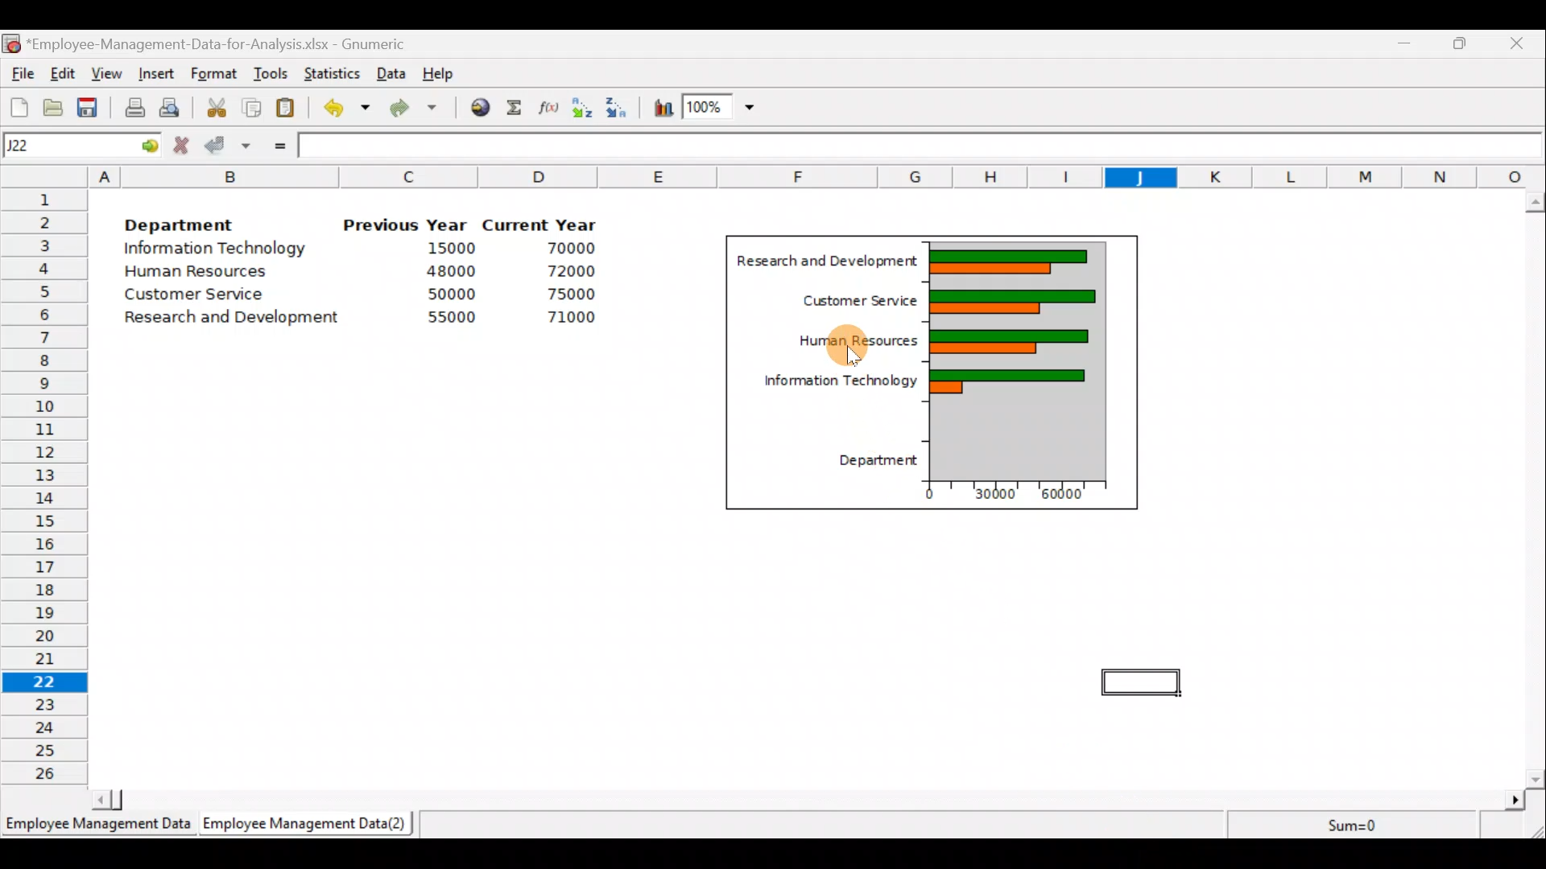 The height and width of the screenshot is (869, 1546). What do you see at coordinates (171, 107) in the screenshot?
I see `Print preview` at bounding box center [171, 107].